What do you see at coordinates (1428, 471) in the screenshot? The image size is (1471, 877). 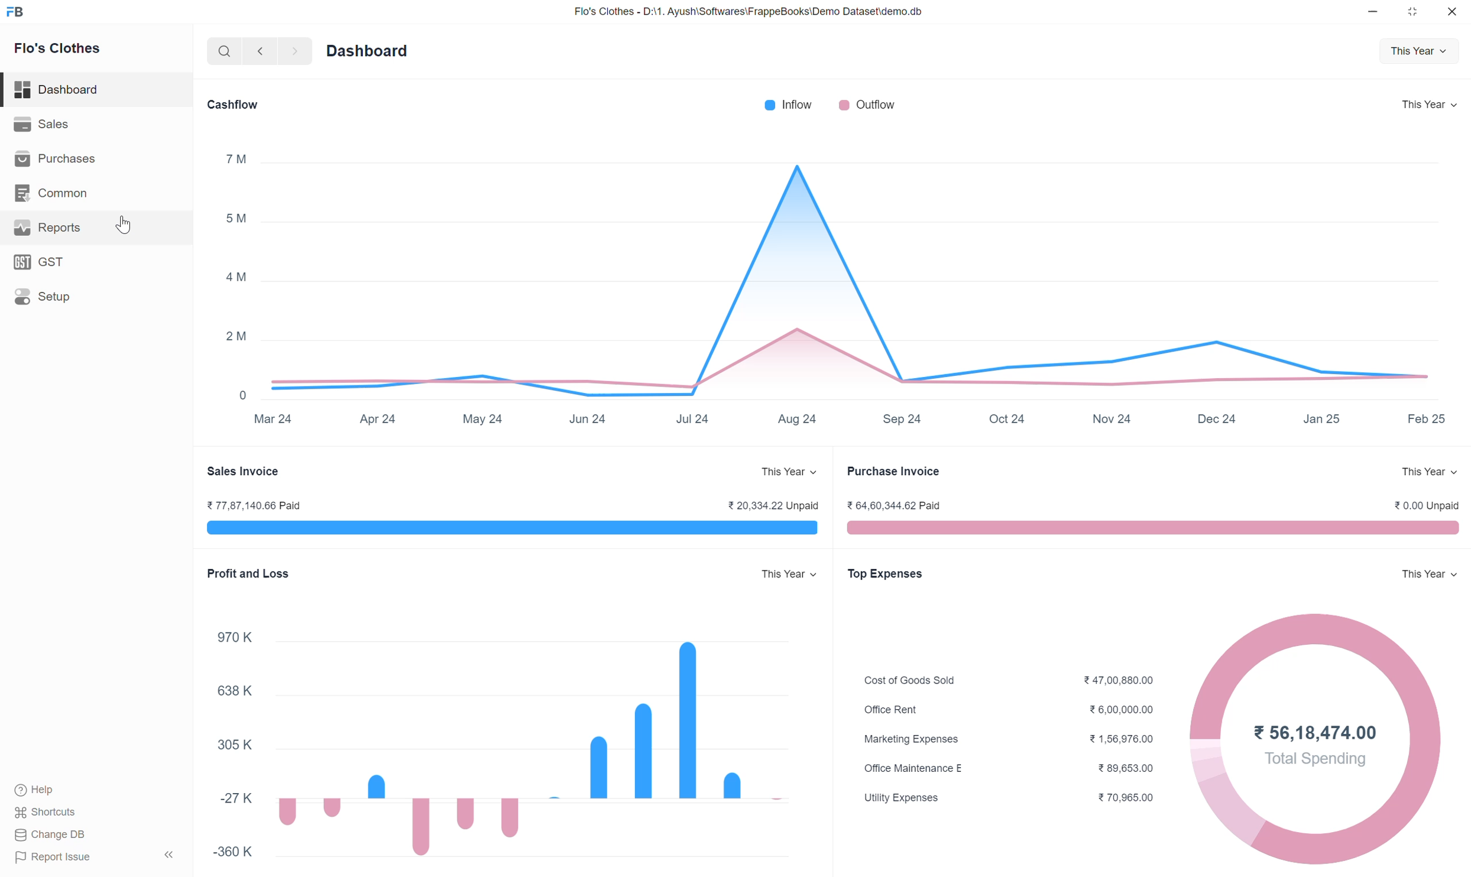 I see `this year` at bounding box center [1428, 471].